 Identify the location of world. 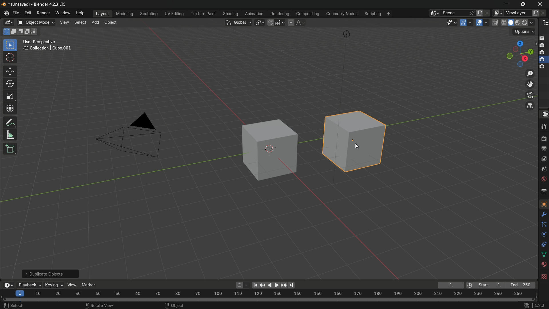
(544, 179).